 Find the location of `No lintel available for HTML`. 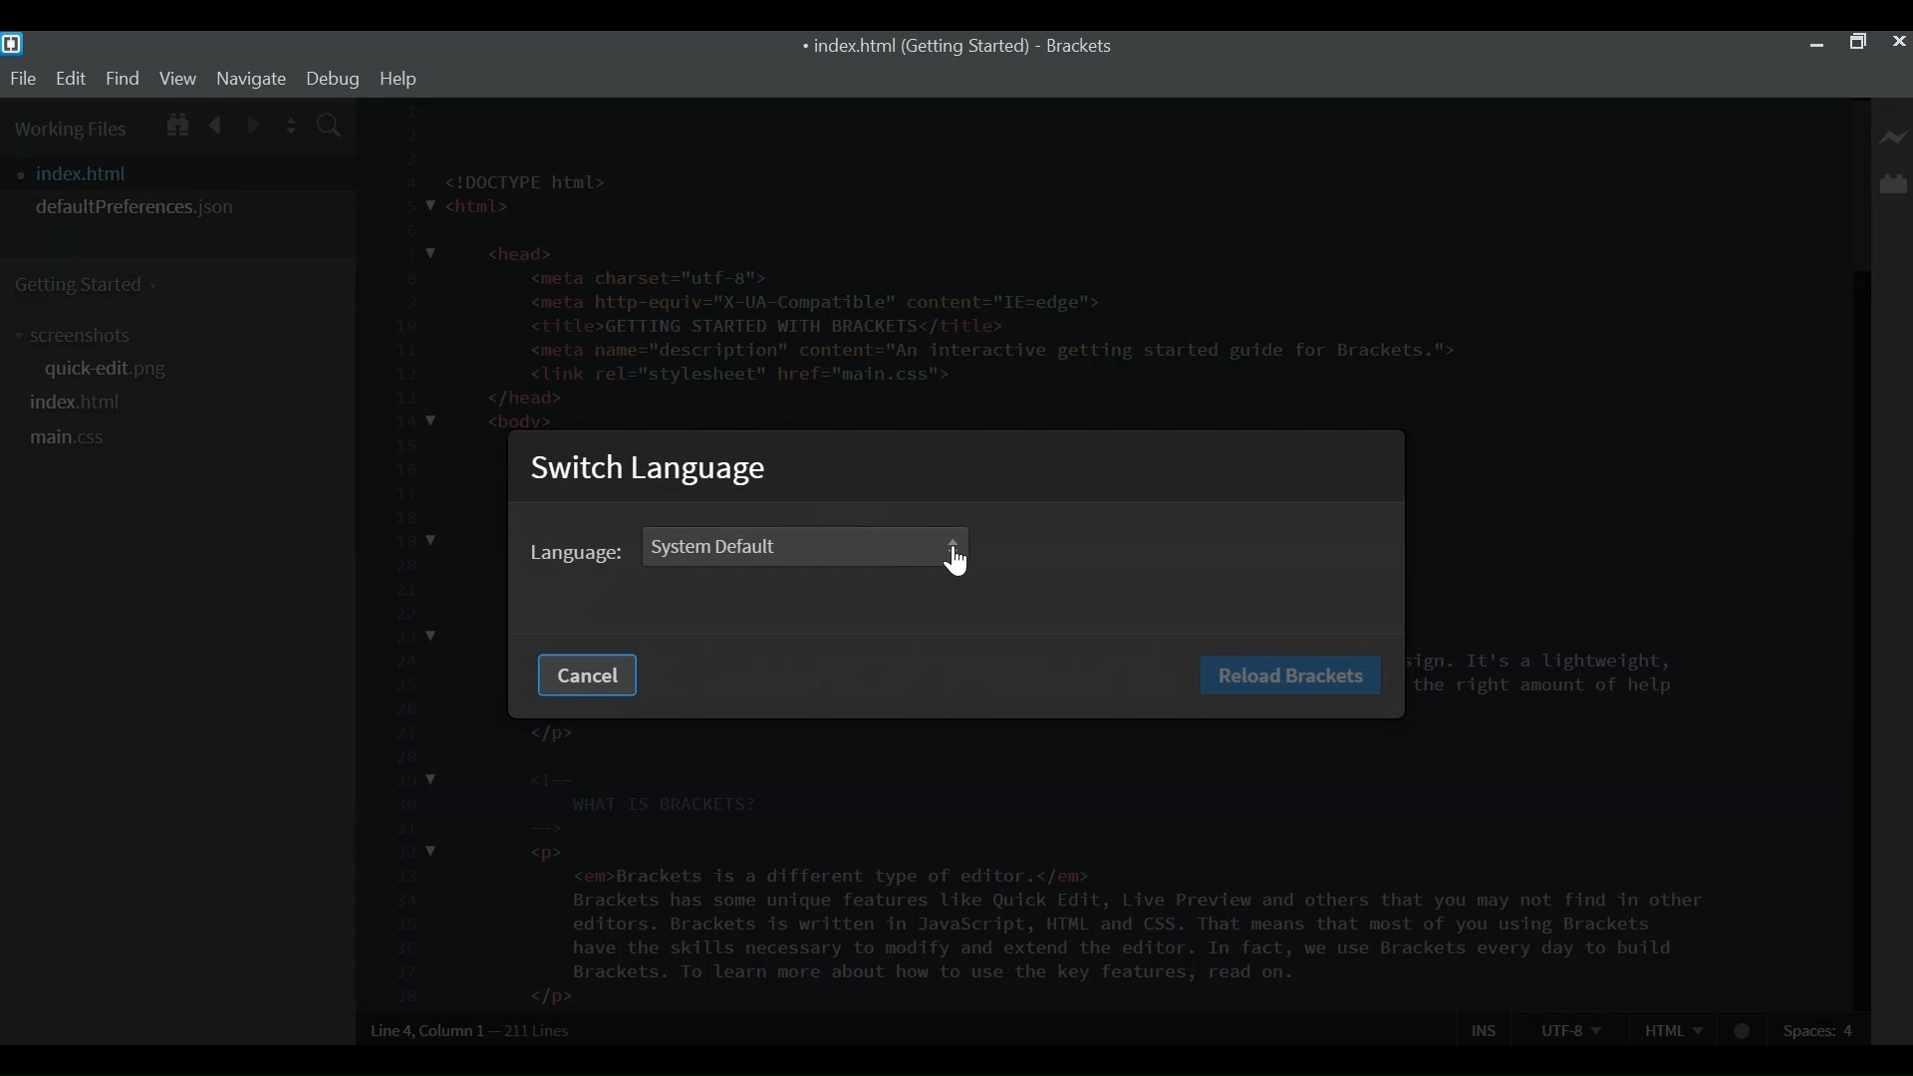

No lintel available for HTML is located at coordinates (1744, 1031).